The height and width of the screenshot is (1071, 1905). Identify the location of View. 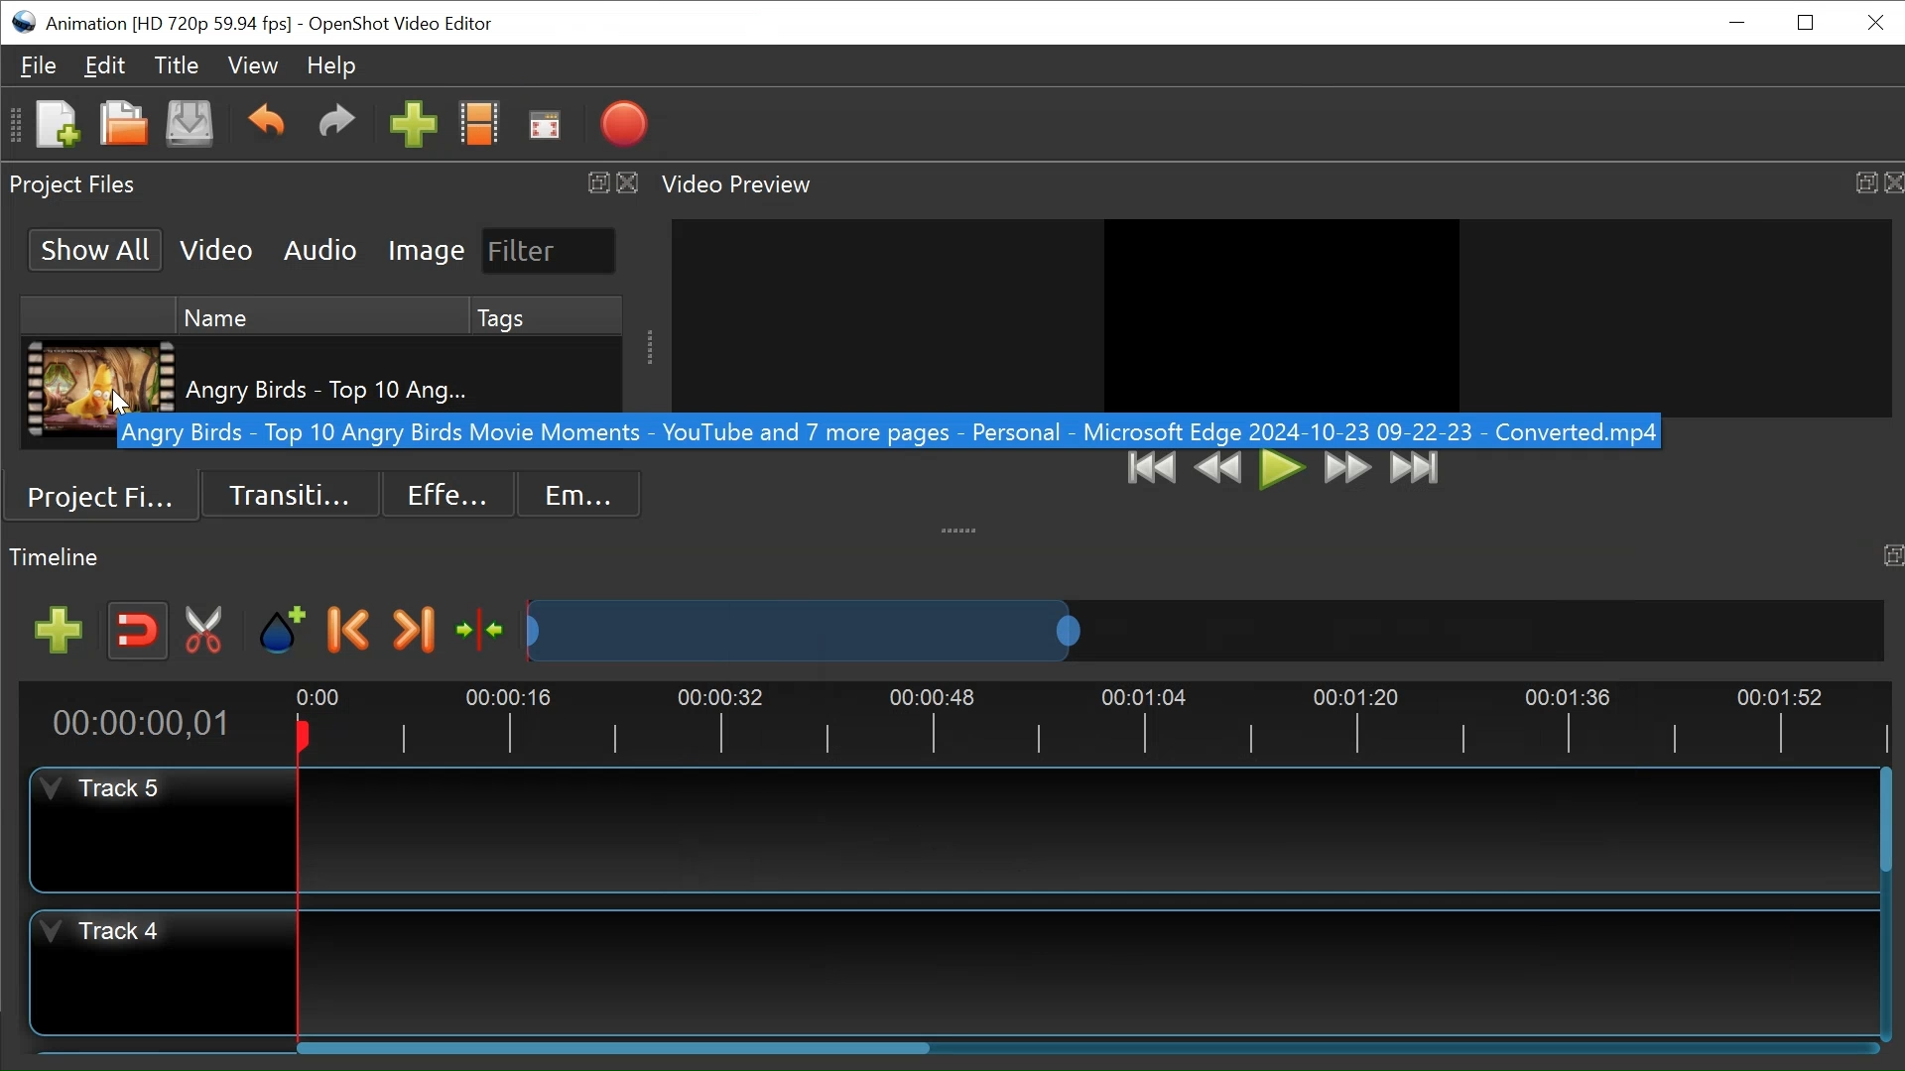
(249, 65).